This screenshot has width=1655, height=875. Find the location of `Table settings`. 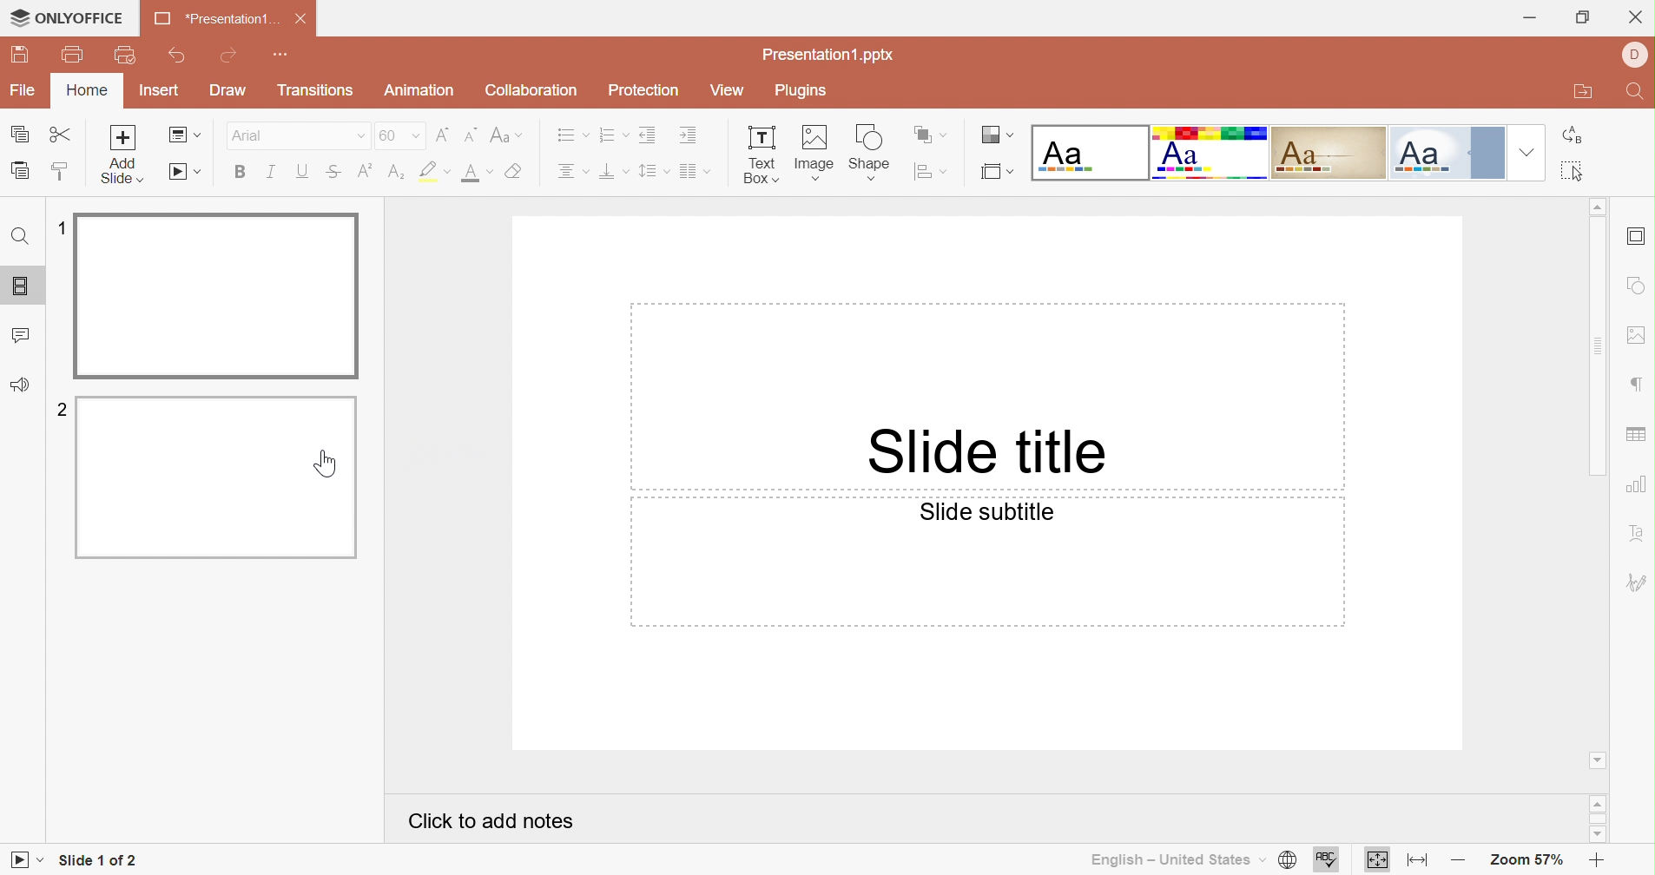

Table settings is located at coordinates (1638, 437).